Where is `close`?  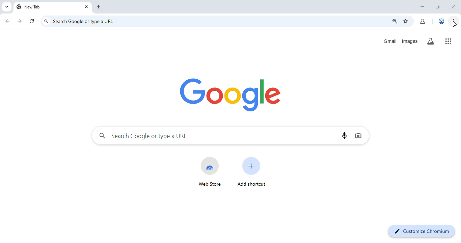
close is located at coordinates (86, 7).